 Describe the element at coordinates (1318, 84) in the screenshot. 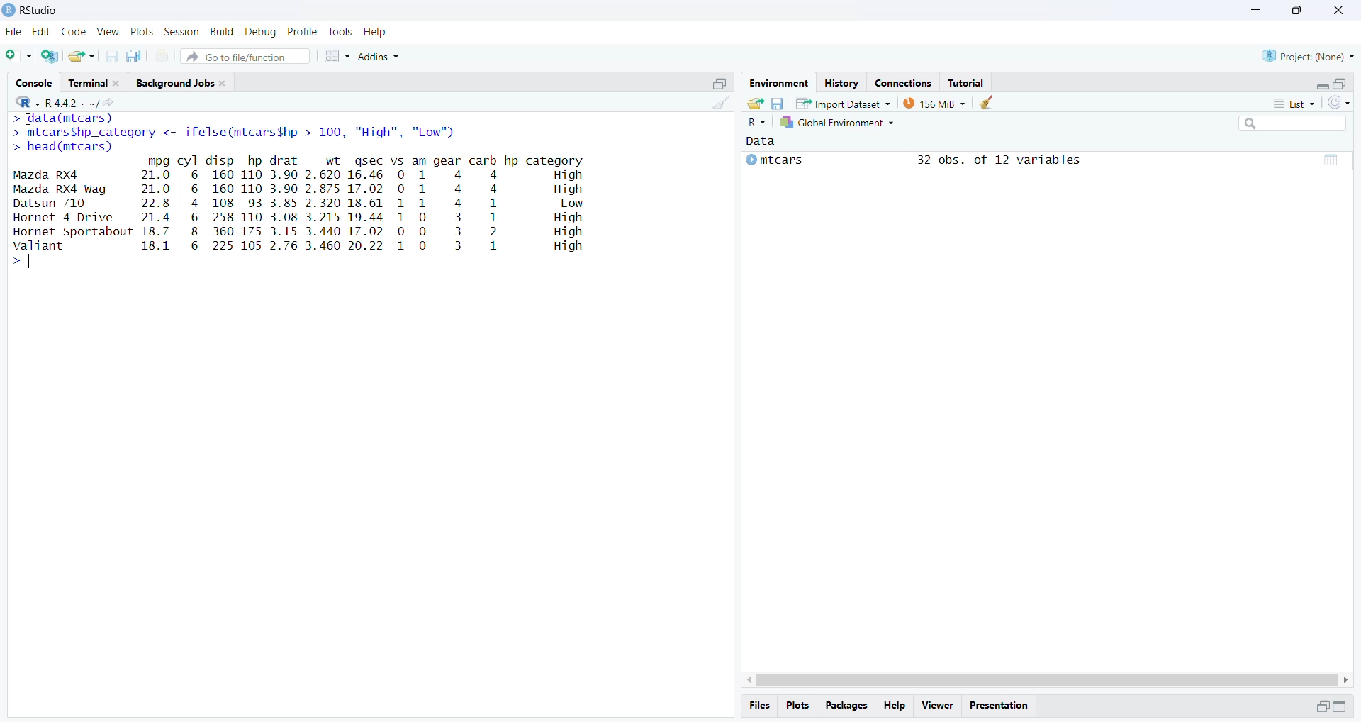

I see `Minimize` at that location.